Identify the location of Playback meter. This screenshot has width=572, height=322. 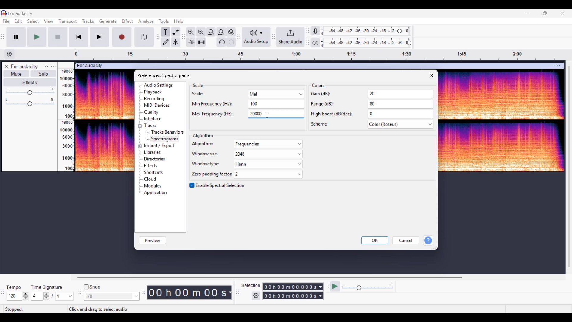
(315, 43).